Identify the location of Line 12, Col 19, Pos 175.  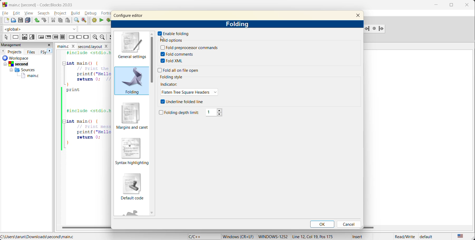
(315, 236).